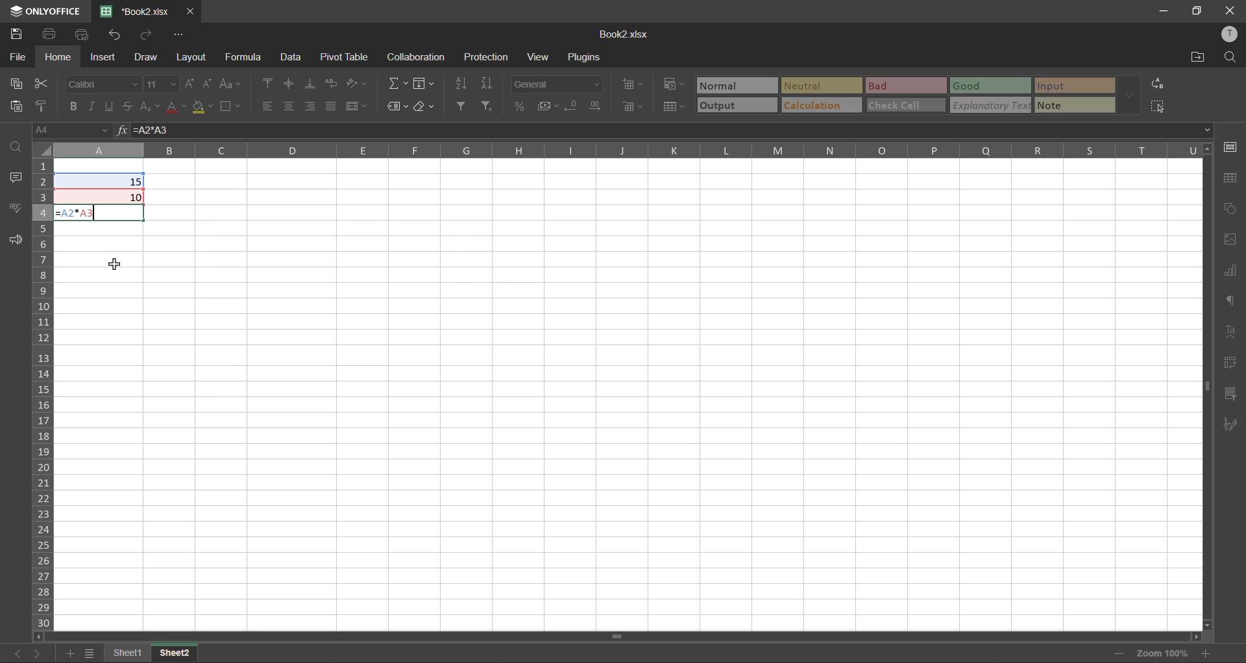  Describe the element at coordinates (423, 84) in the screenshot. I see `fields` at that location.